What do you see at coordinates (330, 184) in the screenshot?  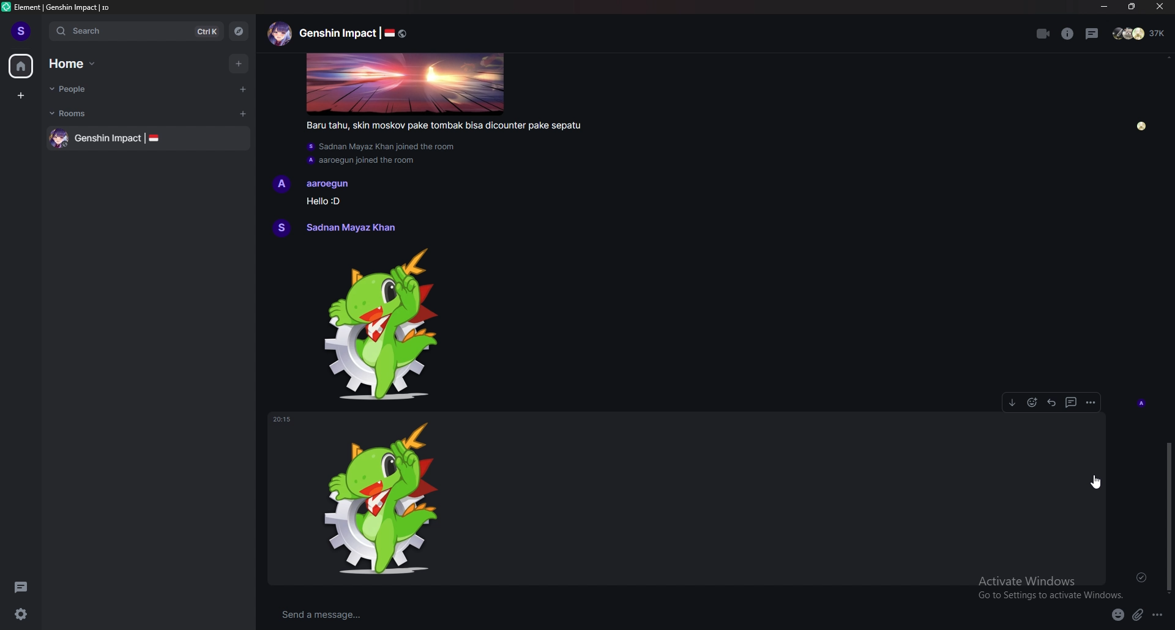 I see `aaroegun` at bounding box center [330, 184].